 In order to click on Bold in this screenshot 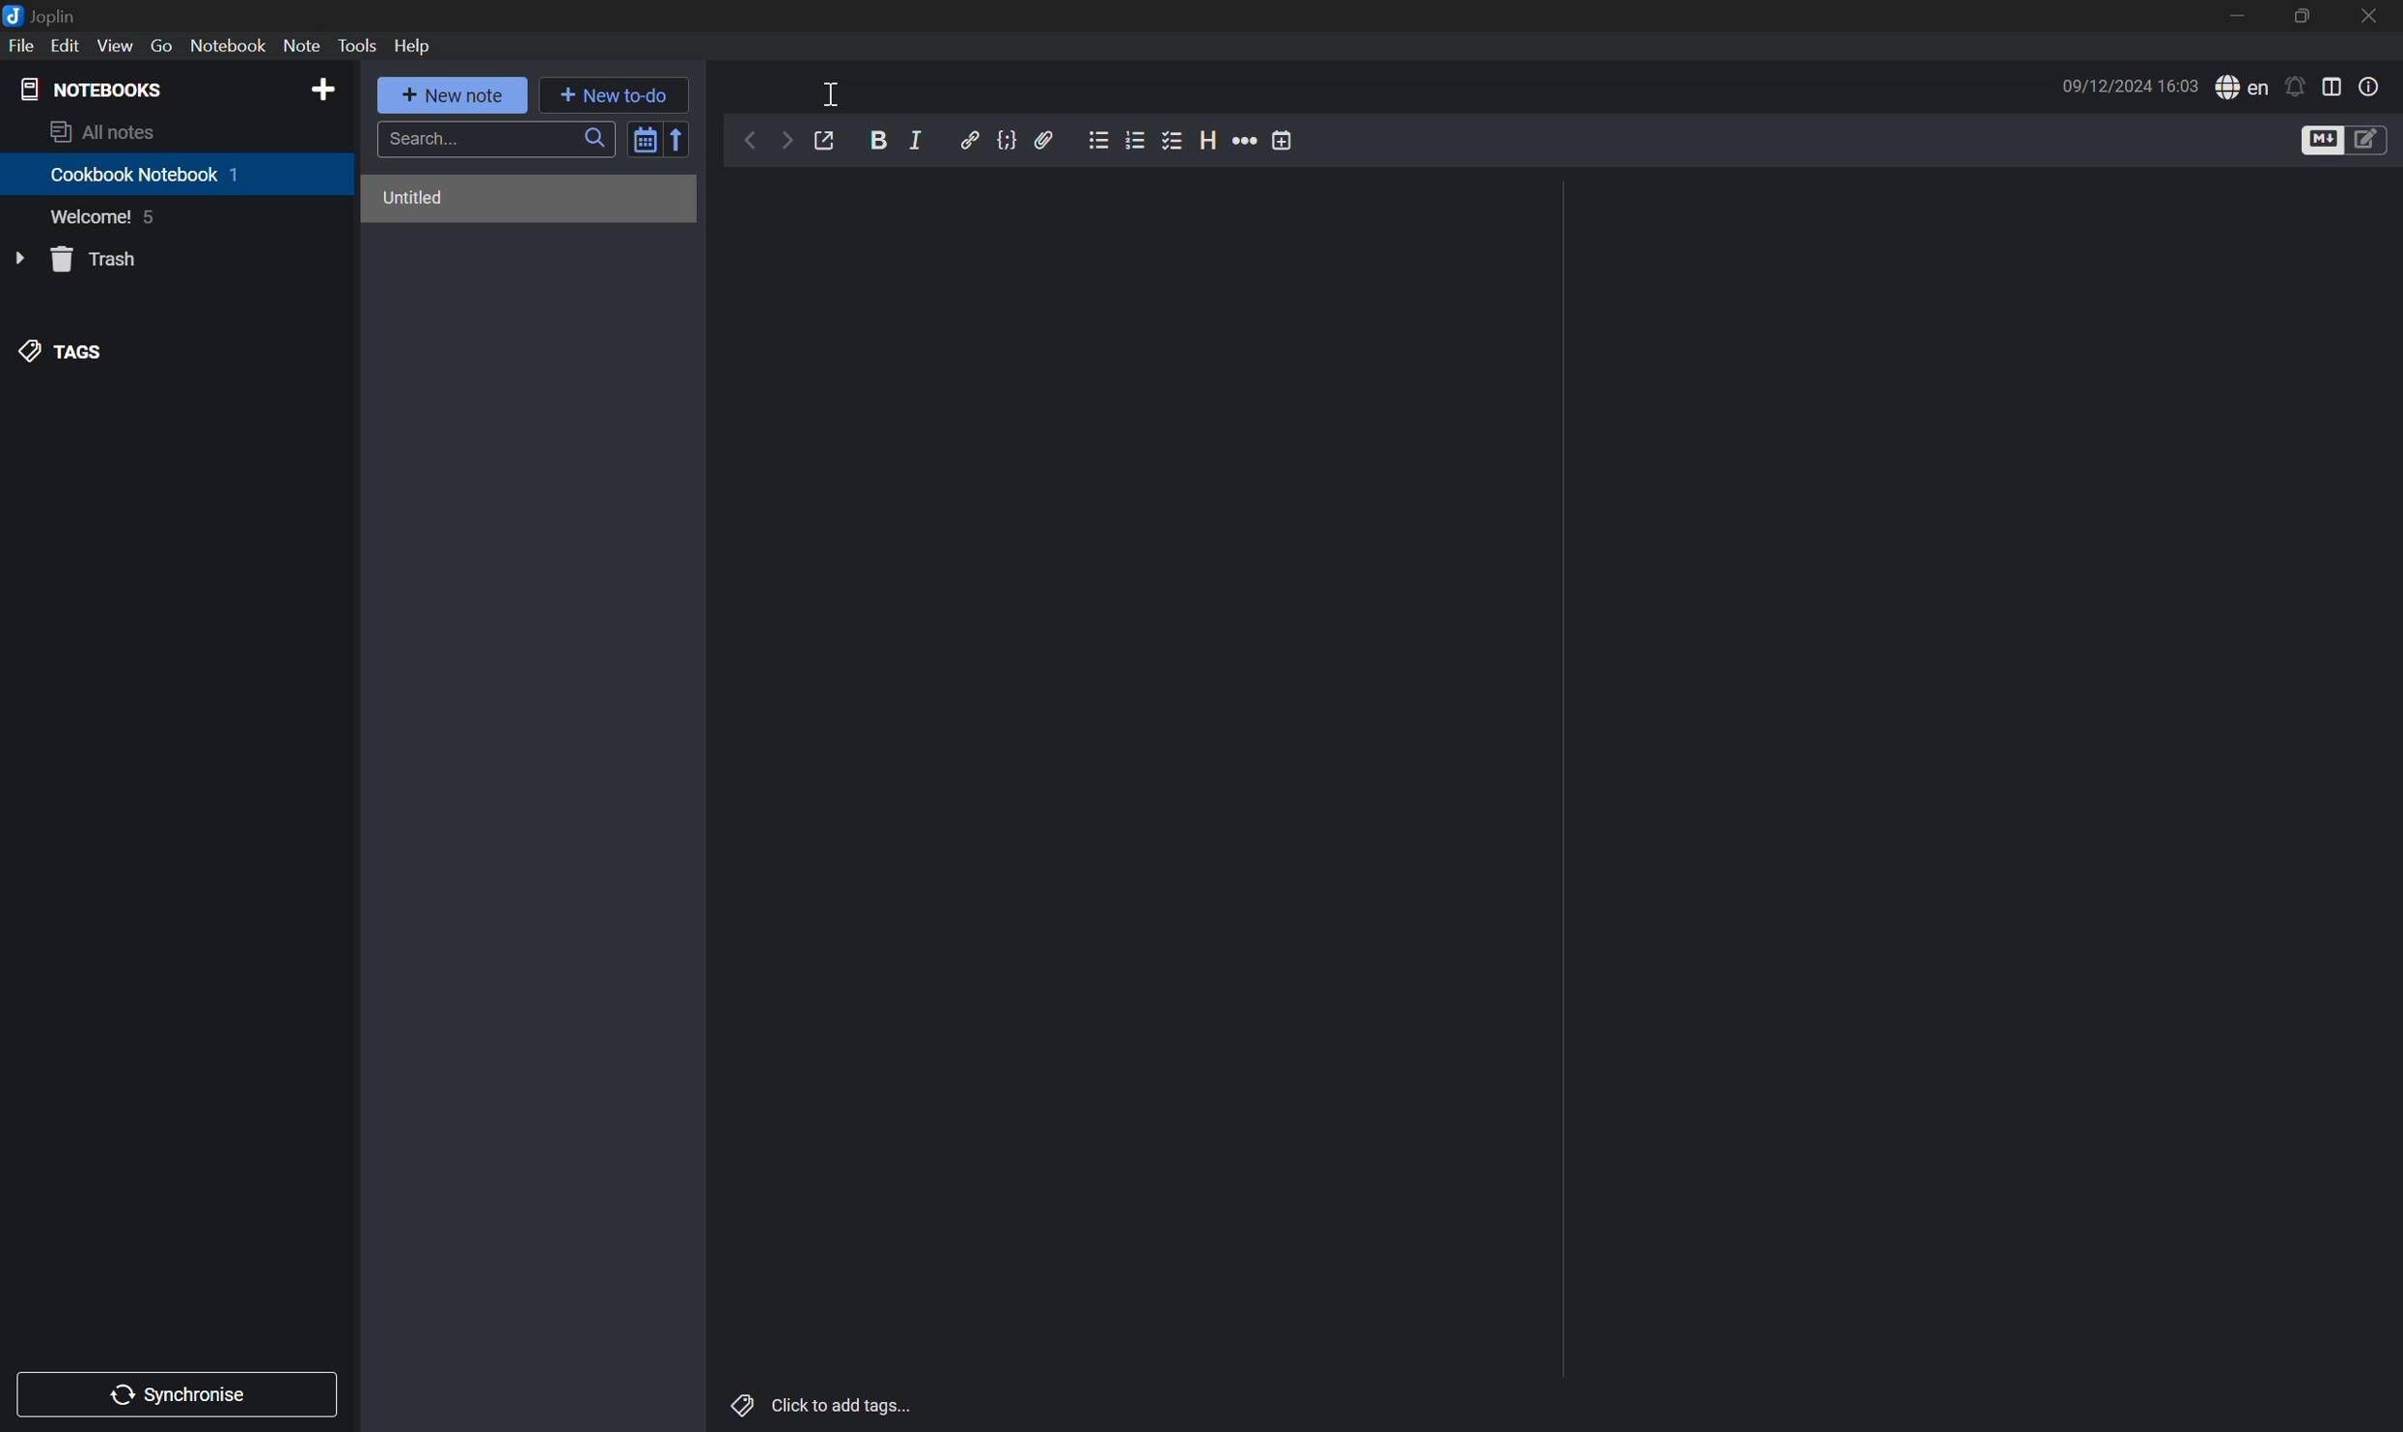, I will do `click(882, 137)`.